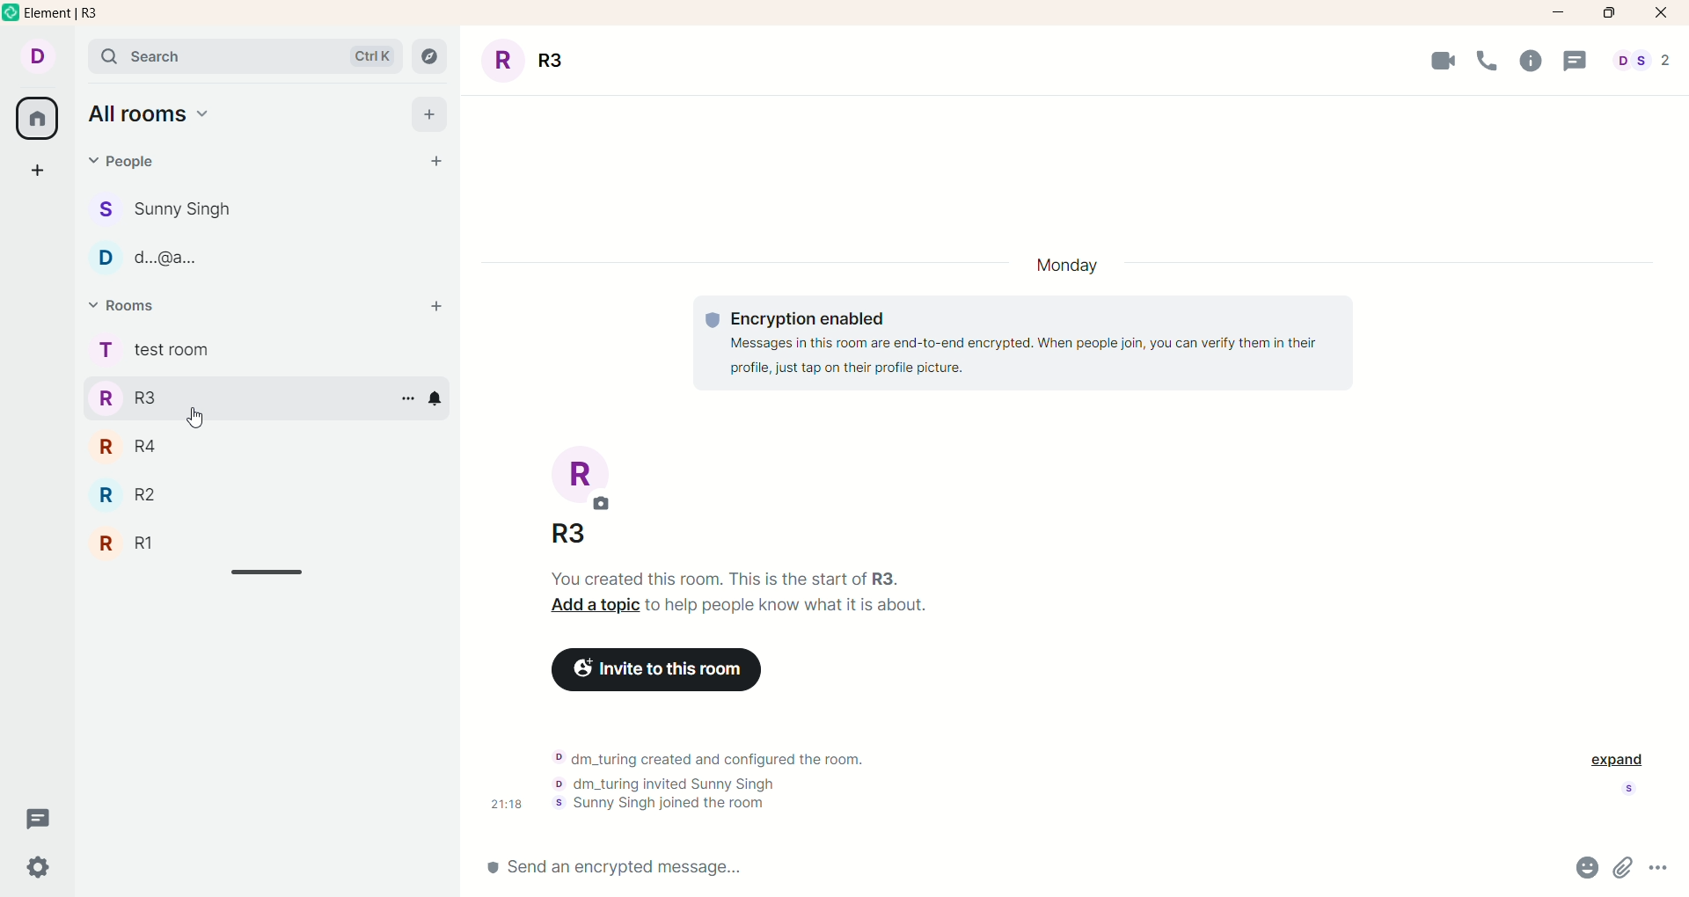 The image size is (1689, 897). Describe the element at coordinates (667, 668) in the screenshot. I see `invite to this room` at that location.